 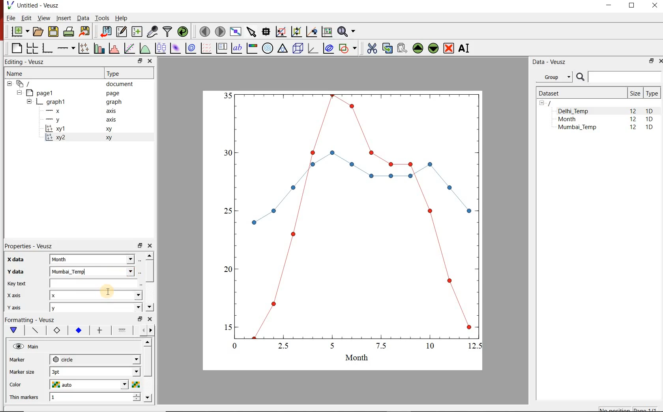 What do you see at coordinates (116, 73) in the screenshot?
I see `Type` at bounding box center [116, 73].